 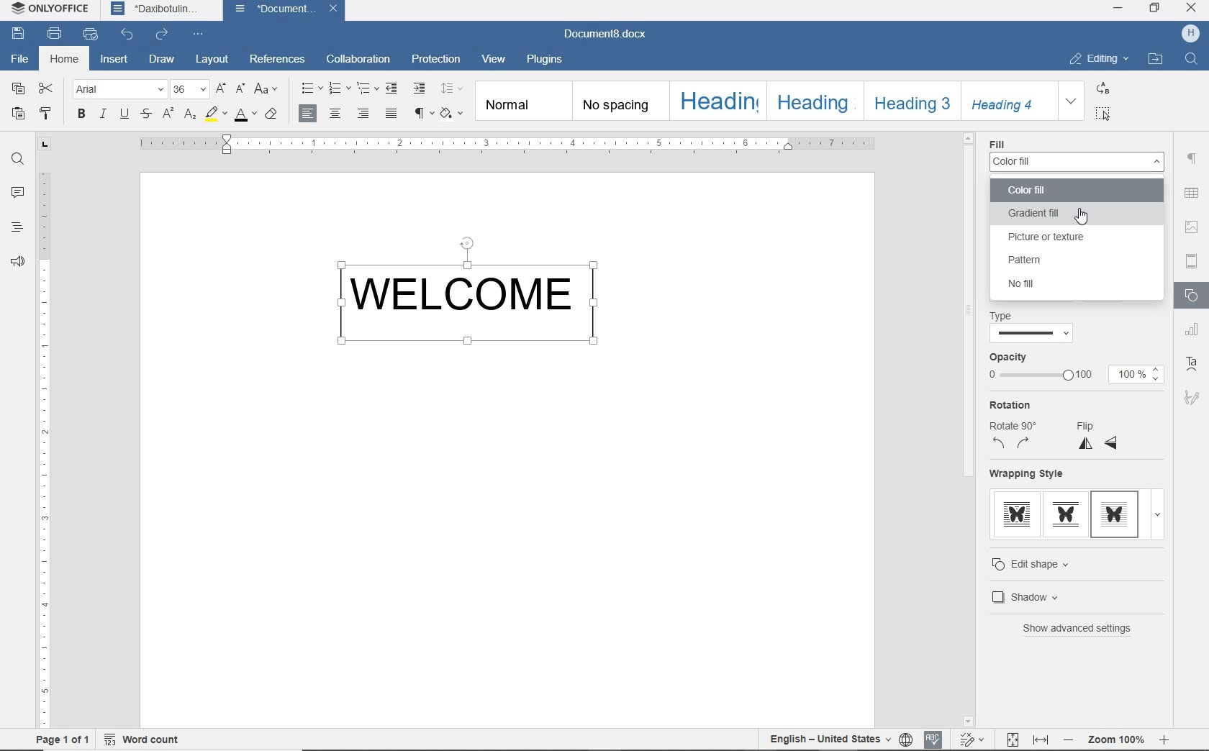 What do you see at coordinates (1195, 330) in the screenshot?
I see `CHART` at bounding box center [1195, 330].